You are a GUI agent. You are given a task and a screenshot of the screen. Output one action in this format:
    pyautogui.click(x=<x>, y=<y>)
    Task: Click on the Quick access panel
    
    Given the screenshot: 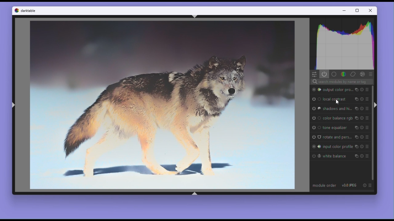 What is the action you would take?
    pyautogui.click(x=315, y=74)
    